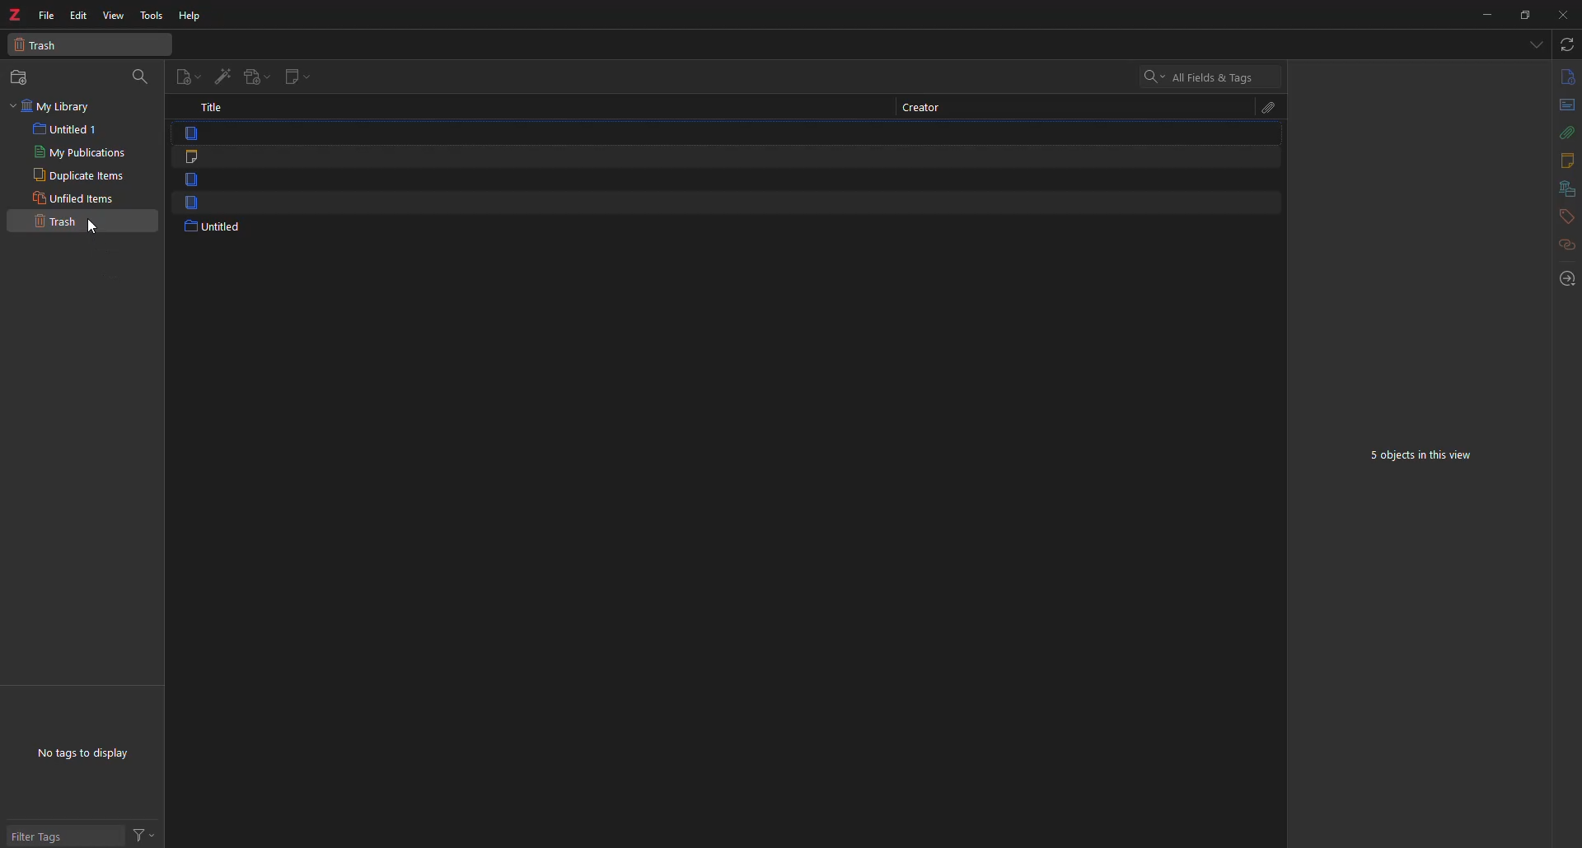 This screenshot has height=848, width=1582. Describe the element at coordinates (15, 11) in the screenshot. I see `z` at that location.